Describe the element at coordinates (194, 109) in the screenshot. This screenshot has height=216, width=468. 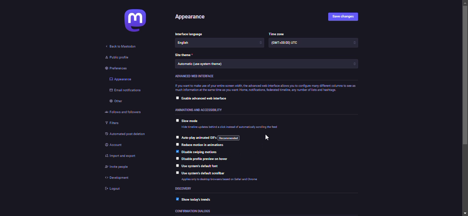
I see `accessibility` at that location.